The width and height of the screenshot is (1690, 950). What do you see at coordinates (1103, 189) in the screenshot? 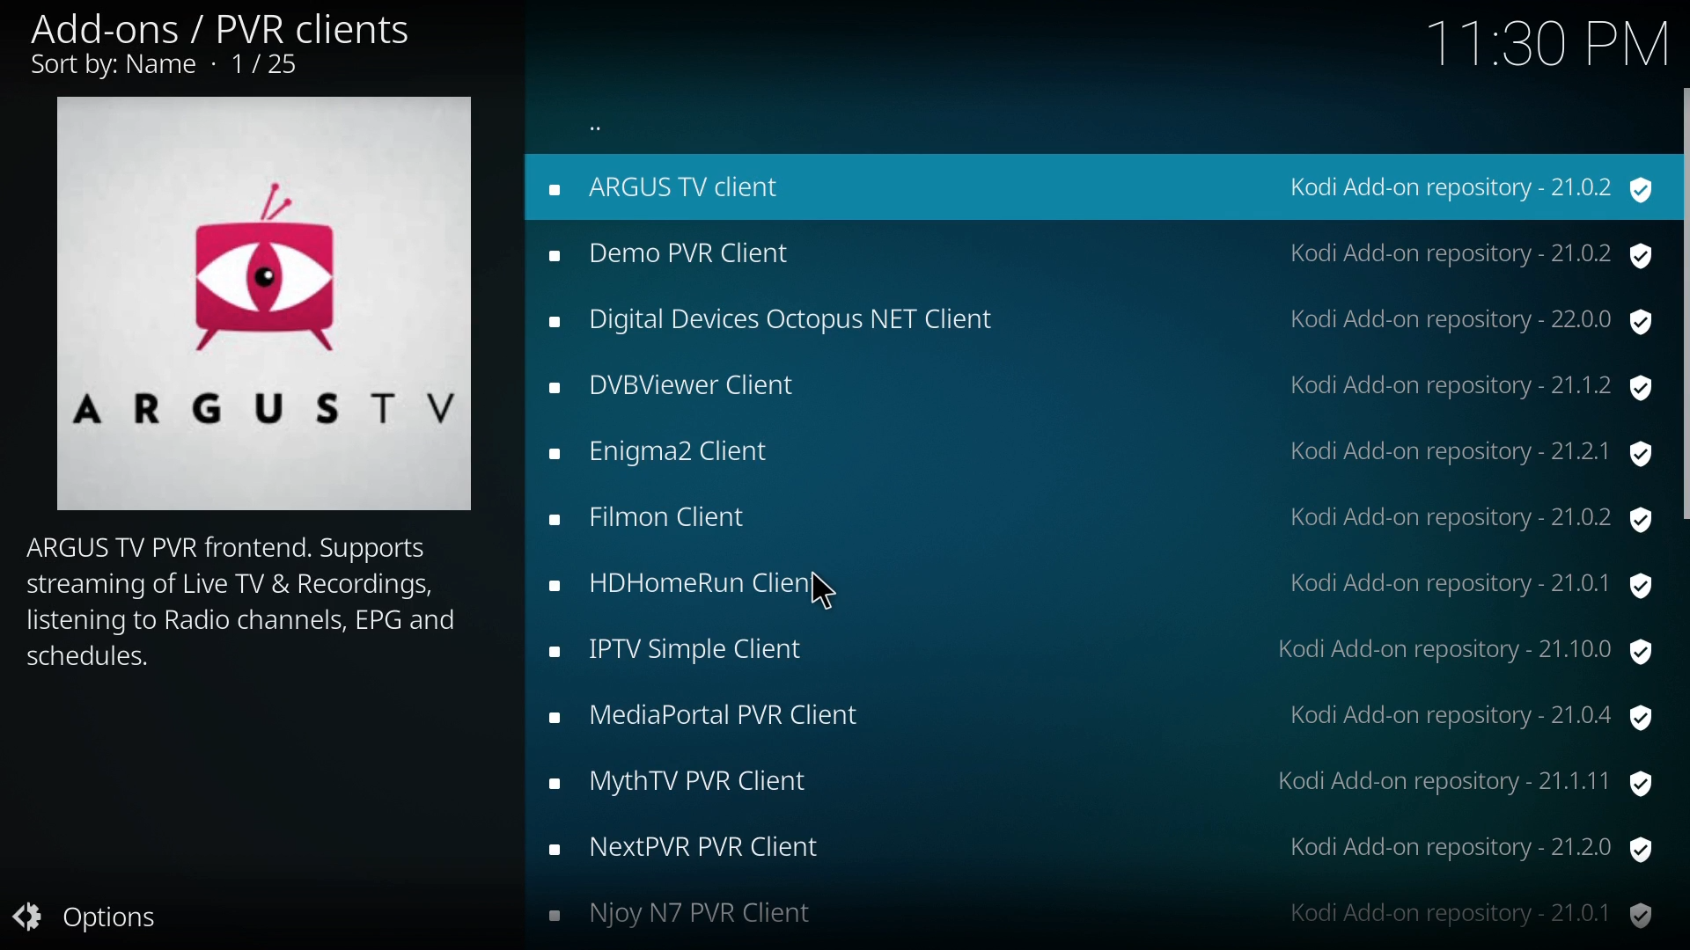
I see `ARGUS TV client Kodi Add-on repository - 21.0.2` at bounding box center [1103, 189].